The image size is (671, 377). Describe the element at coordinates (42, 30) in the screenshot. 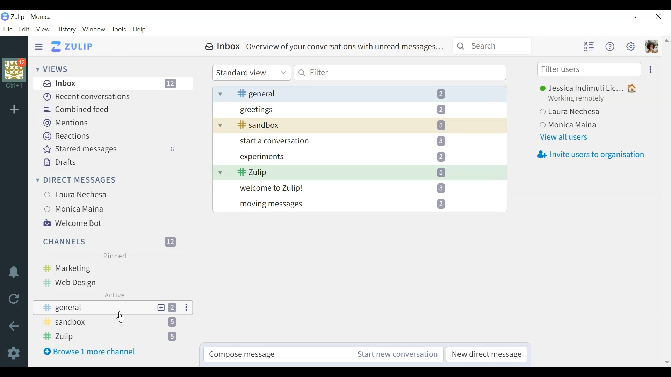

I see `View` at that location.